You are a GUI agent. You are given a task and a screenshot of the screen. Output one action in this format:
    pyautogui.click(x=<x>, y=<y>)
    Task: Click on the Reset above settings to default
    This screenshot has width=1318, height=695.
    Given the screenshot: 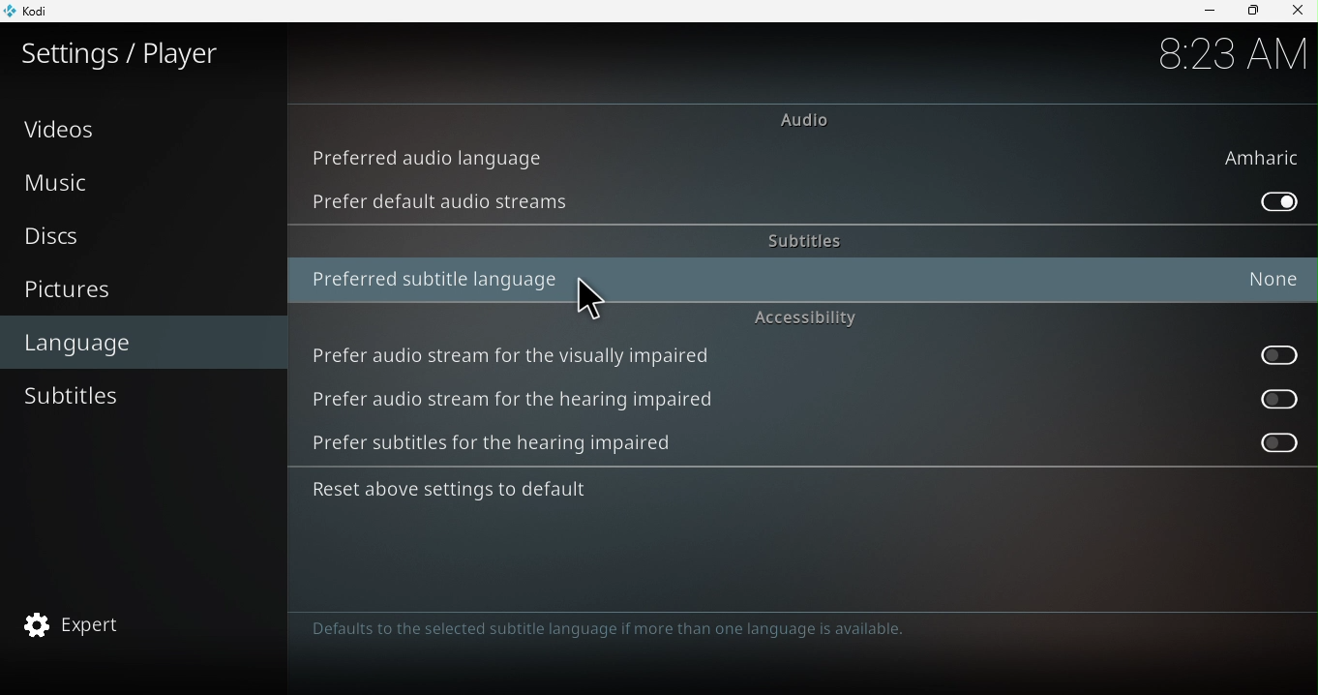 What is the action you would take?
    pyautogui.click(x=473, y=494)
    